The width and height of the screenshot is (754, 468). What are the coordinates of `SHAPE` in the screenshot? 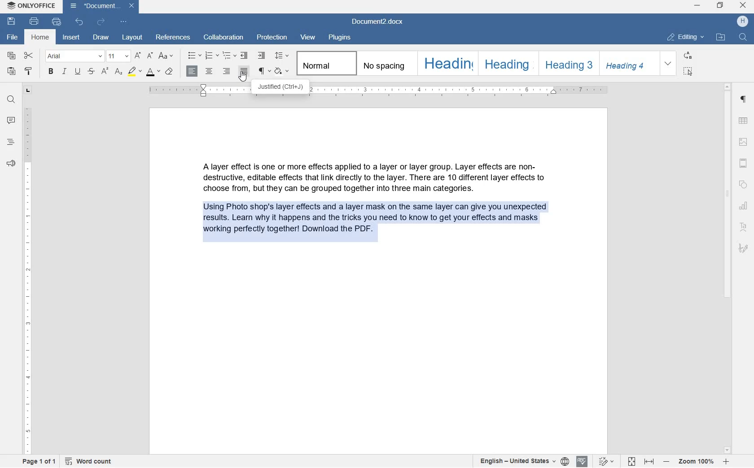 It's located at (744, 186).